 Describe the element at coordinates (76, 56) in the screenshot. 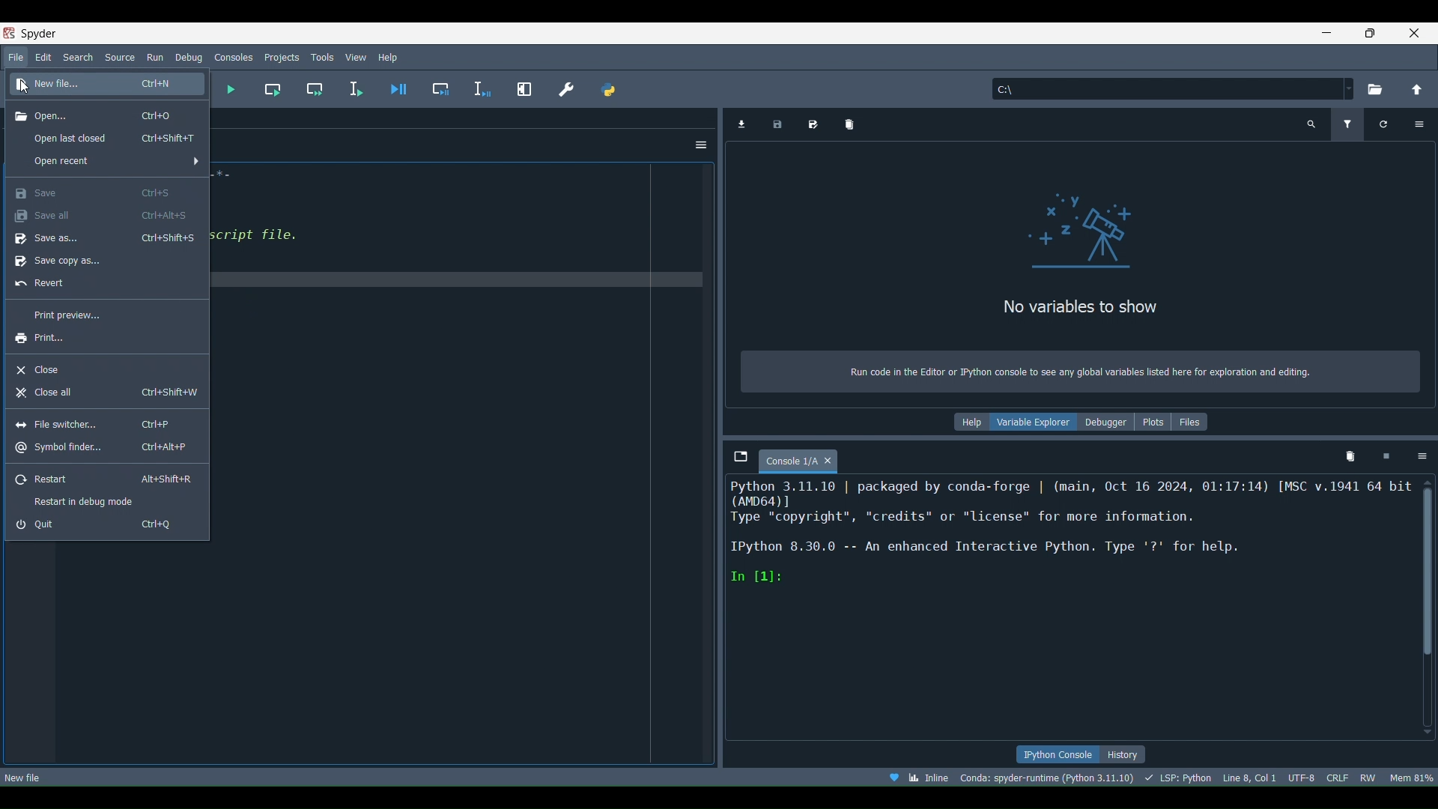

I see `Search` at that location.